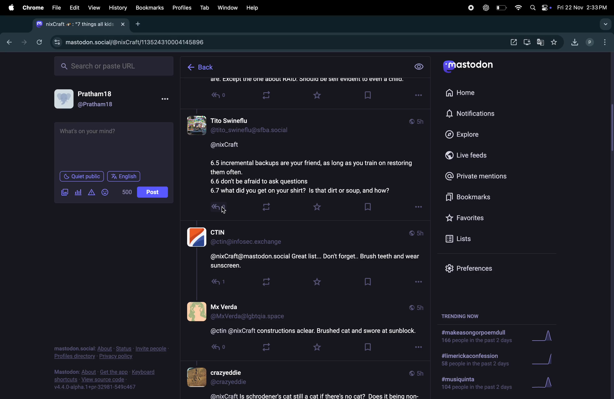  What do you see at coordinates (471, 134) in the screenshot?
I see `explore` at bounding box center [471, 134].